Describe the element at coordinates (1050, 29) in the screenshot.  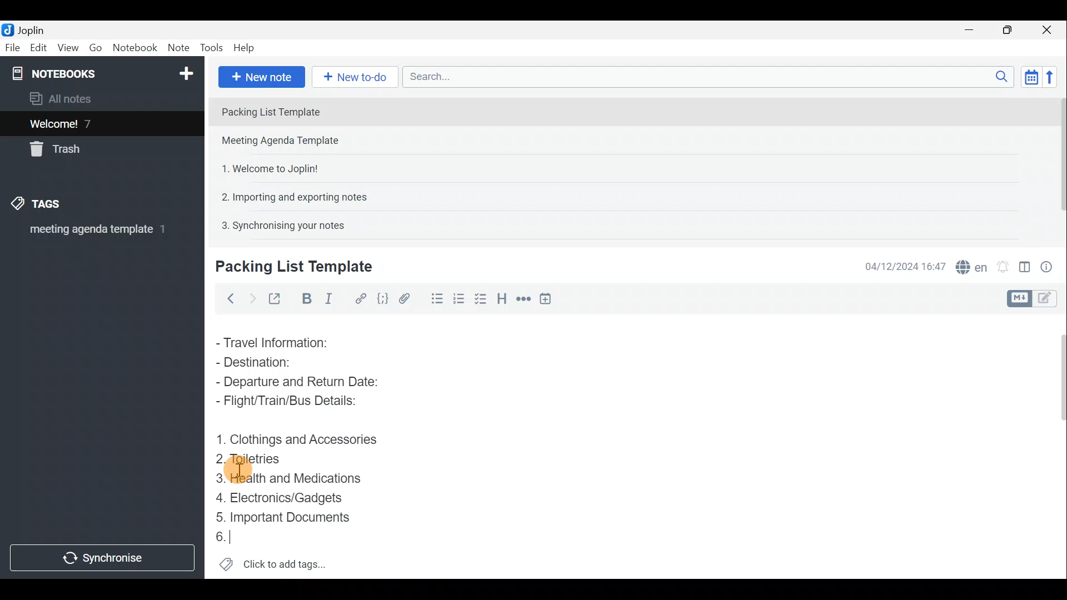
I see `Close` at that location.